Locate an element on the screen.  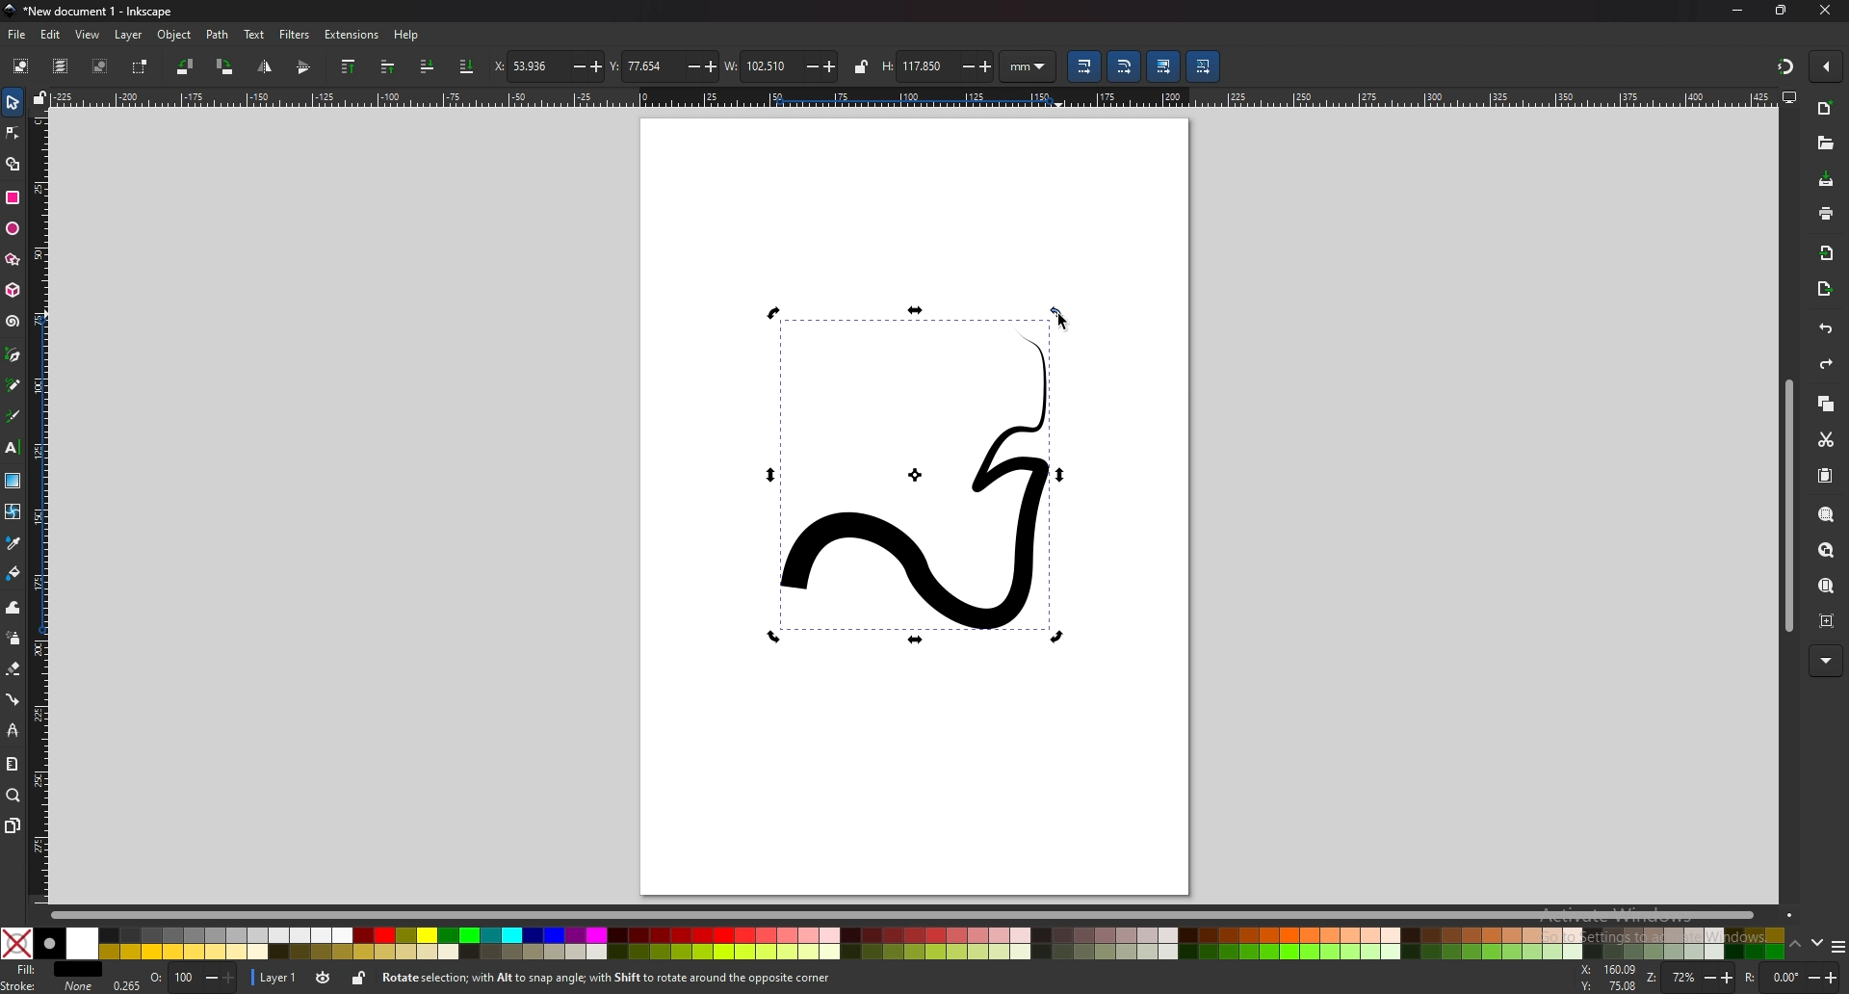
cursor coordinates is located at coordinates (1608, 980).